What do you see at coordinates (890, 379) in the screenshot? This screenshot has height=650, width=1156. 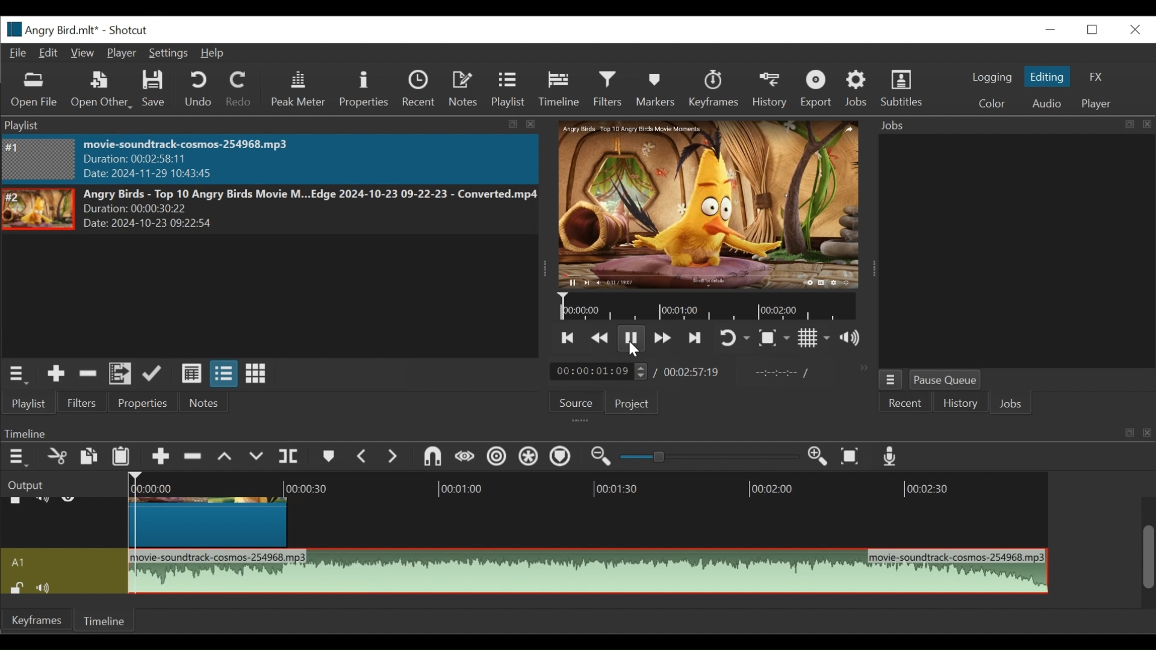 I see `Jobs Menu` at bounding box center [890, 379].